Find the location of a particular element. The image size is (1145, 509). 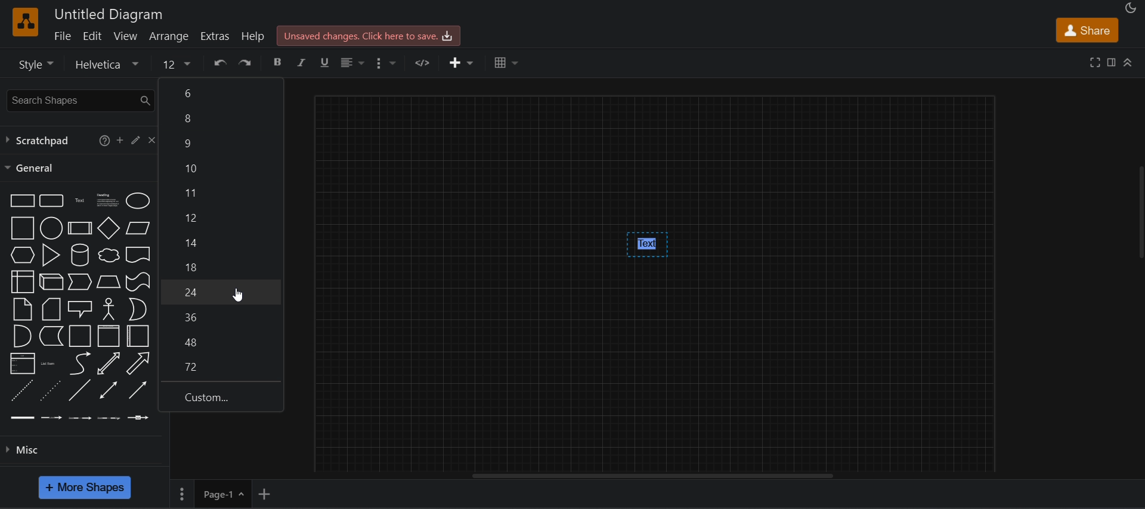

add is located at coordinates (120, 139).